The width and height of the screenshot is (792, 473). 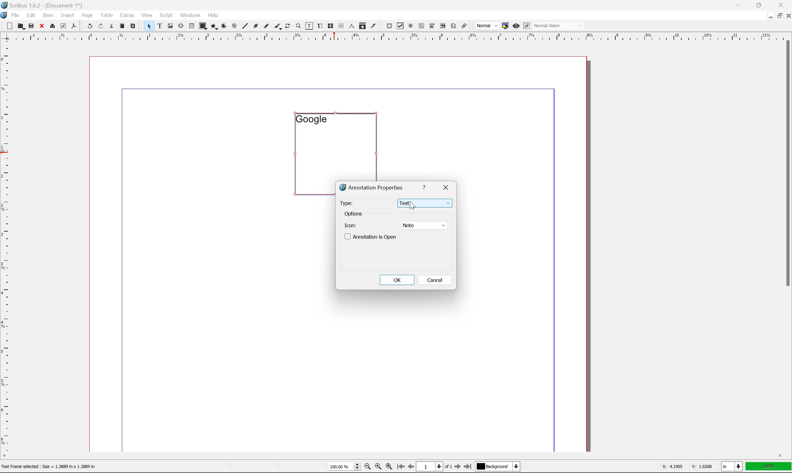 What do you see at coordinates (767, 15) in the screenshot?
I see `minimize` at bounding box center [767, 15].